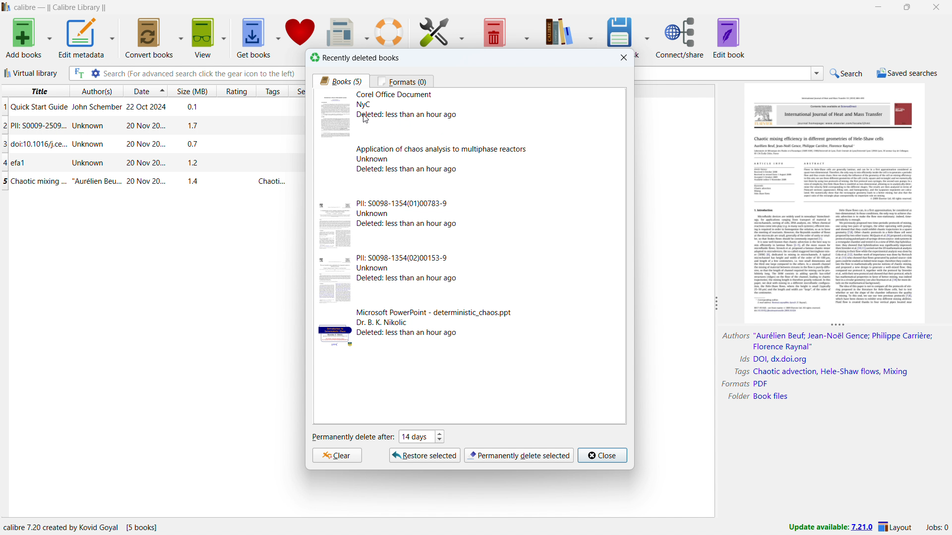 This screenshot has width=952, height=535. What do you see at coordinates (273, 91) in the screenshot?
I see `sort by tags` at bounding box center [273, 91].